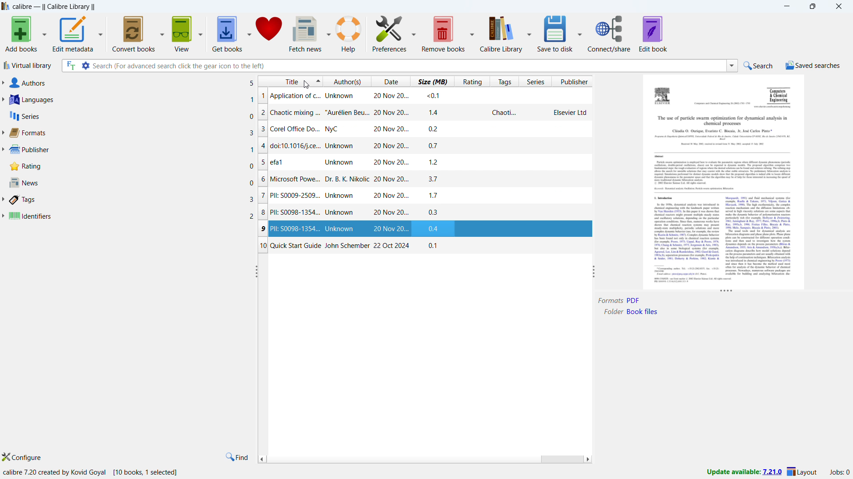 This screenshot has width=853, height=479. Describe the element at coordinates (347, 81) in the screenshot. I see `sort by authors` at that location.